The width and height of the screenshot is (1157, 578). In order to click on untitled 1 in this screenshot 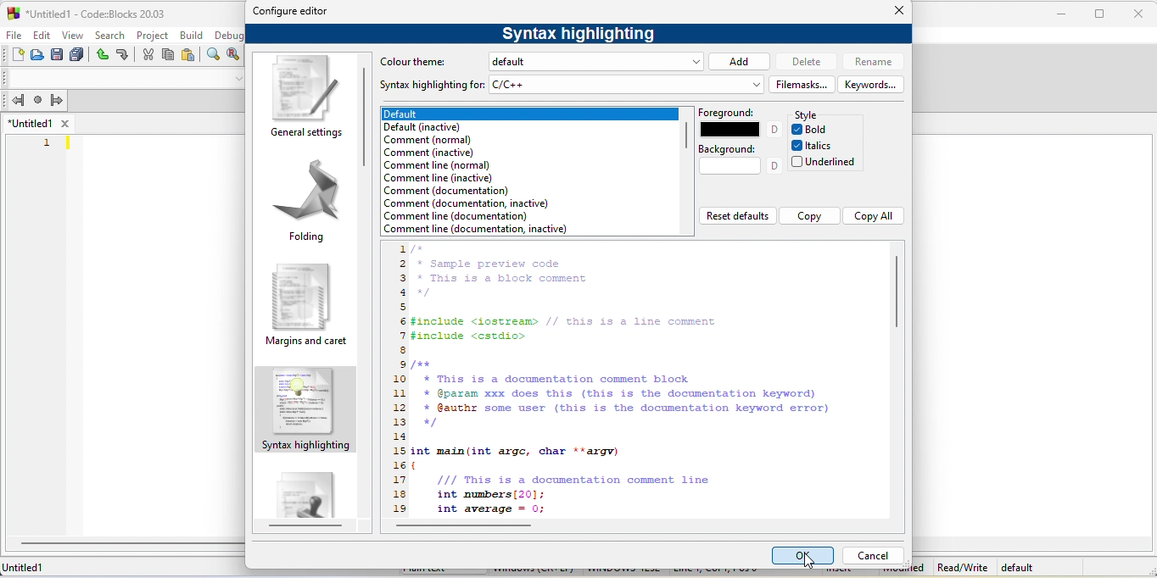, I will do `click(30, 123)`.